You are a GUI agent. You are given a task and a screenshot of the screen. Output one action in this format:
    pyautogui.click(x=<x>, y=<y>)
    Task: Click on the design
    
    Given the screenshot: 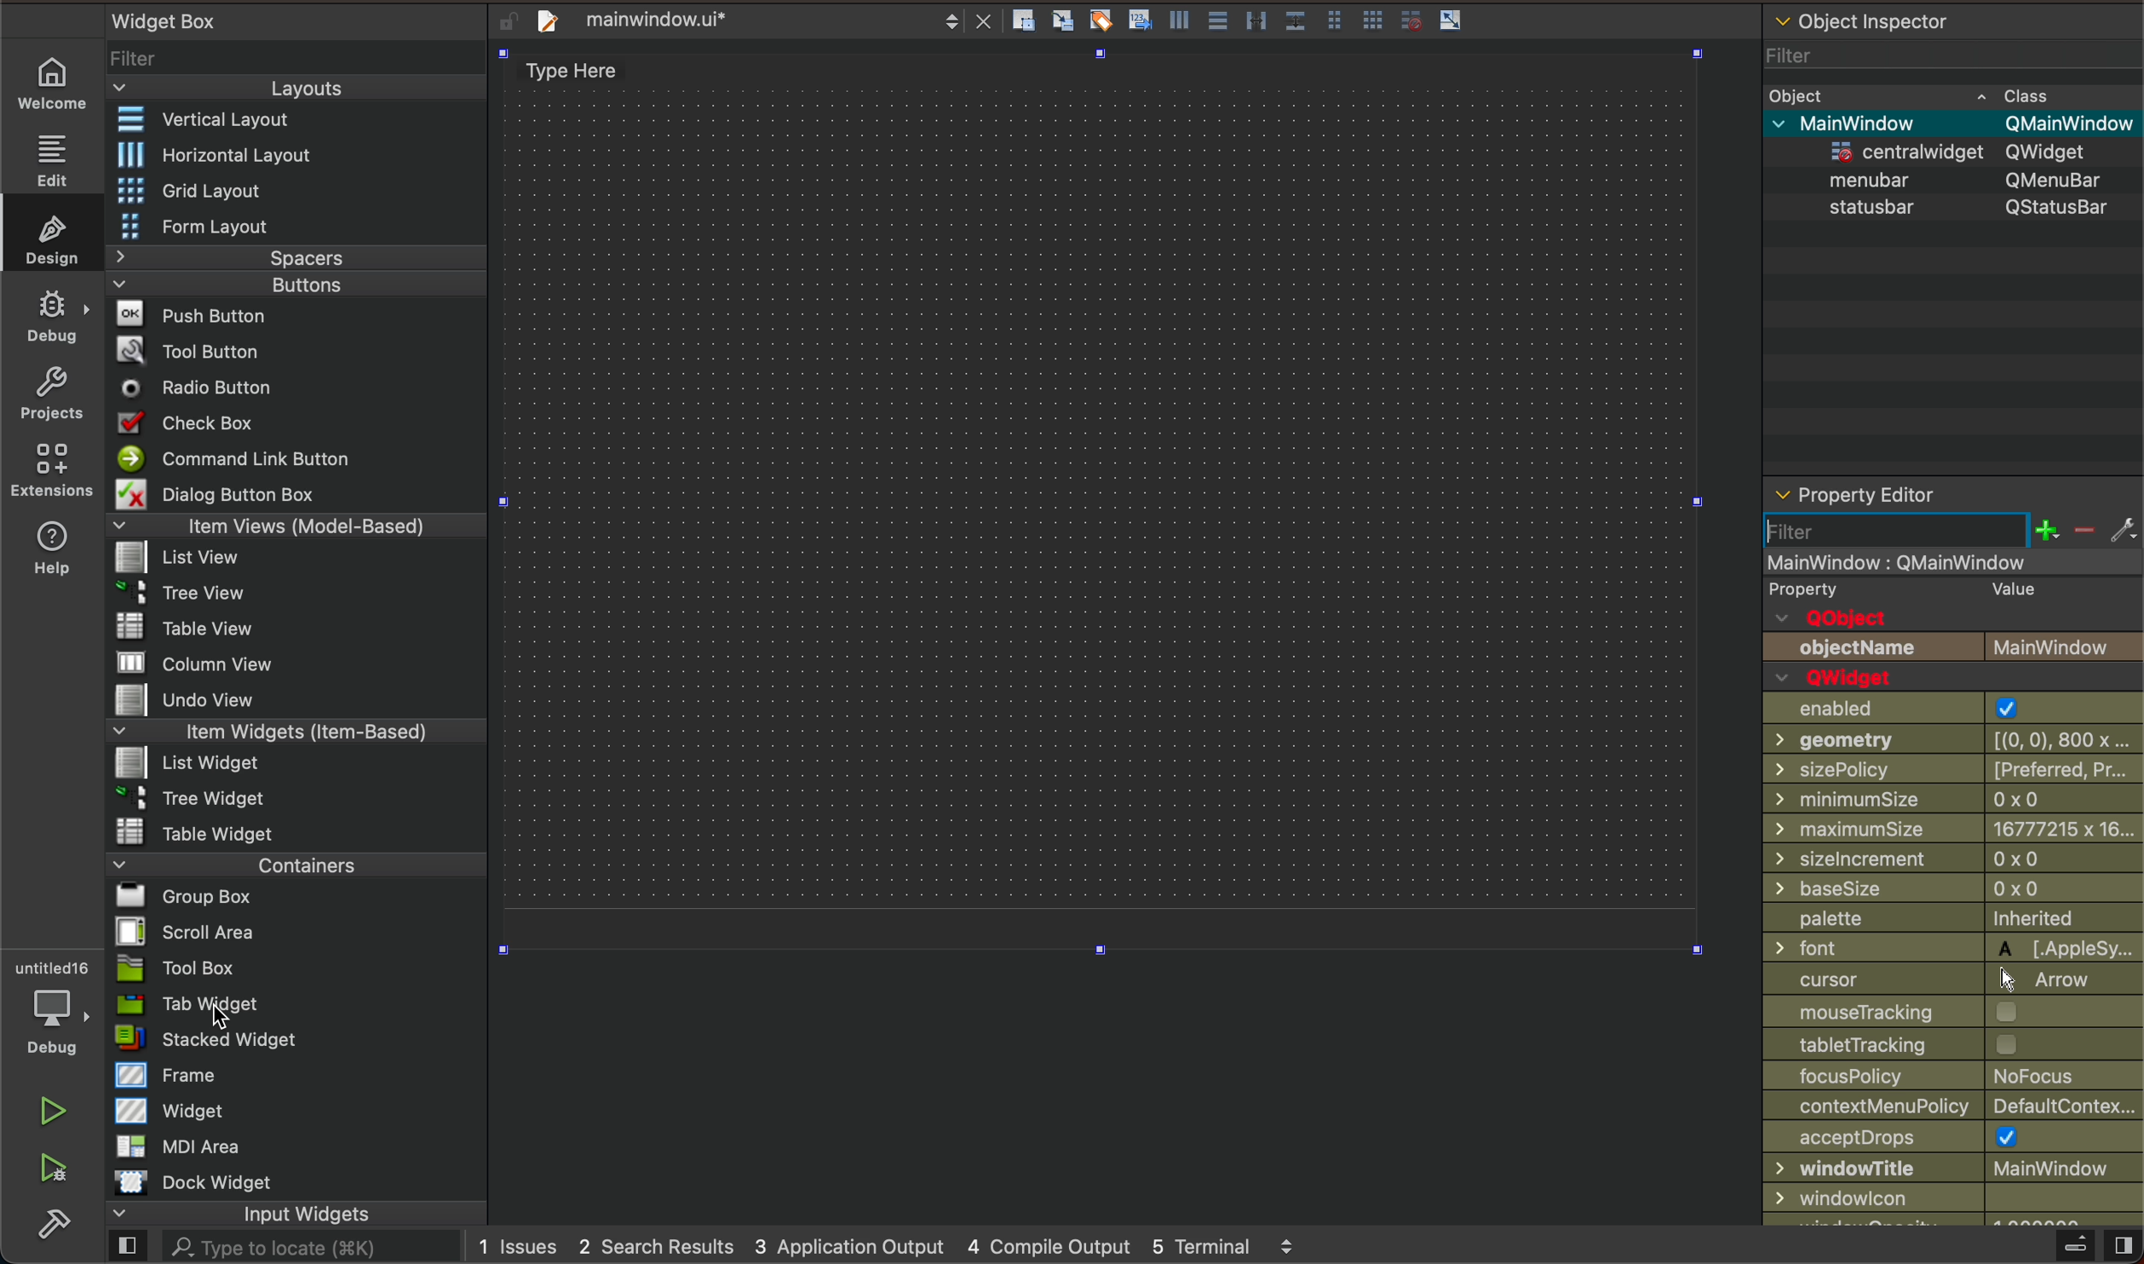 What is the action you would take?
    pyautogui.click(x=51, y=234)
    